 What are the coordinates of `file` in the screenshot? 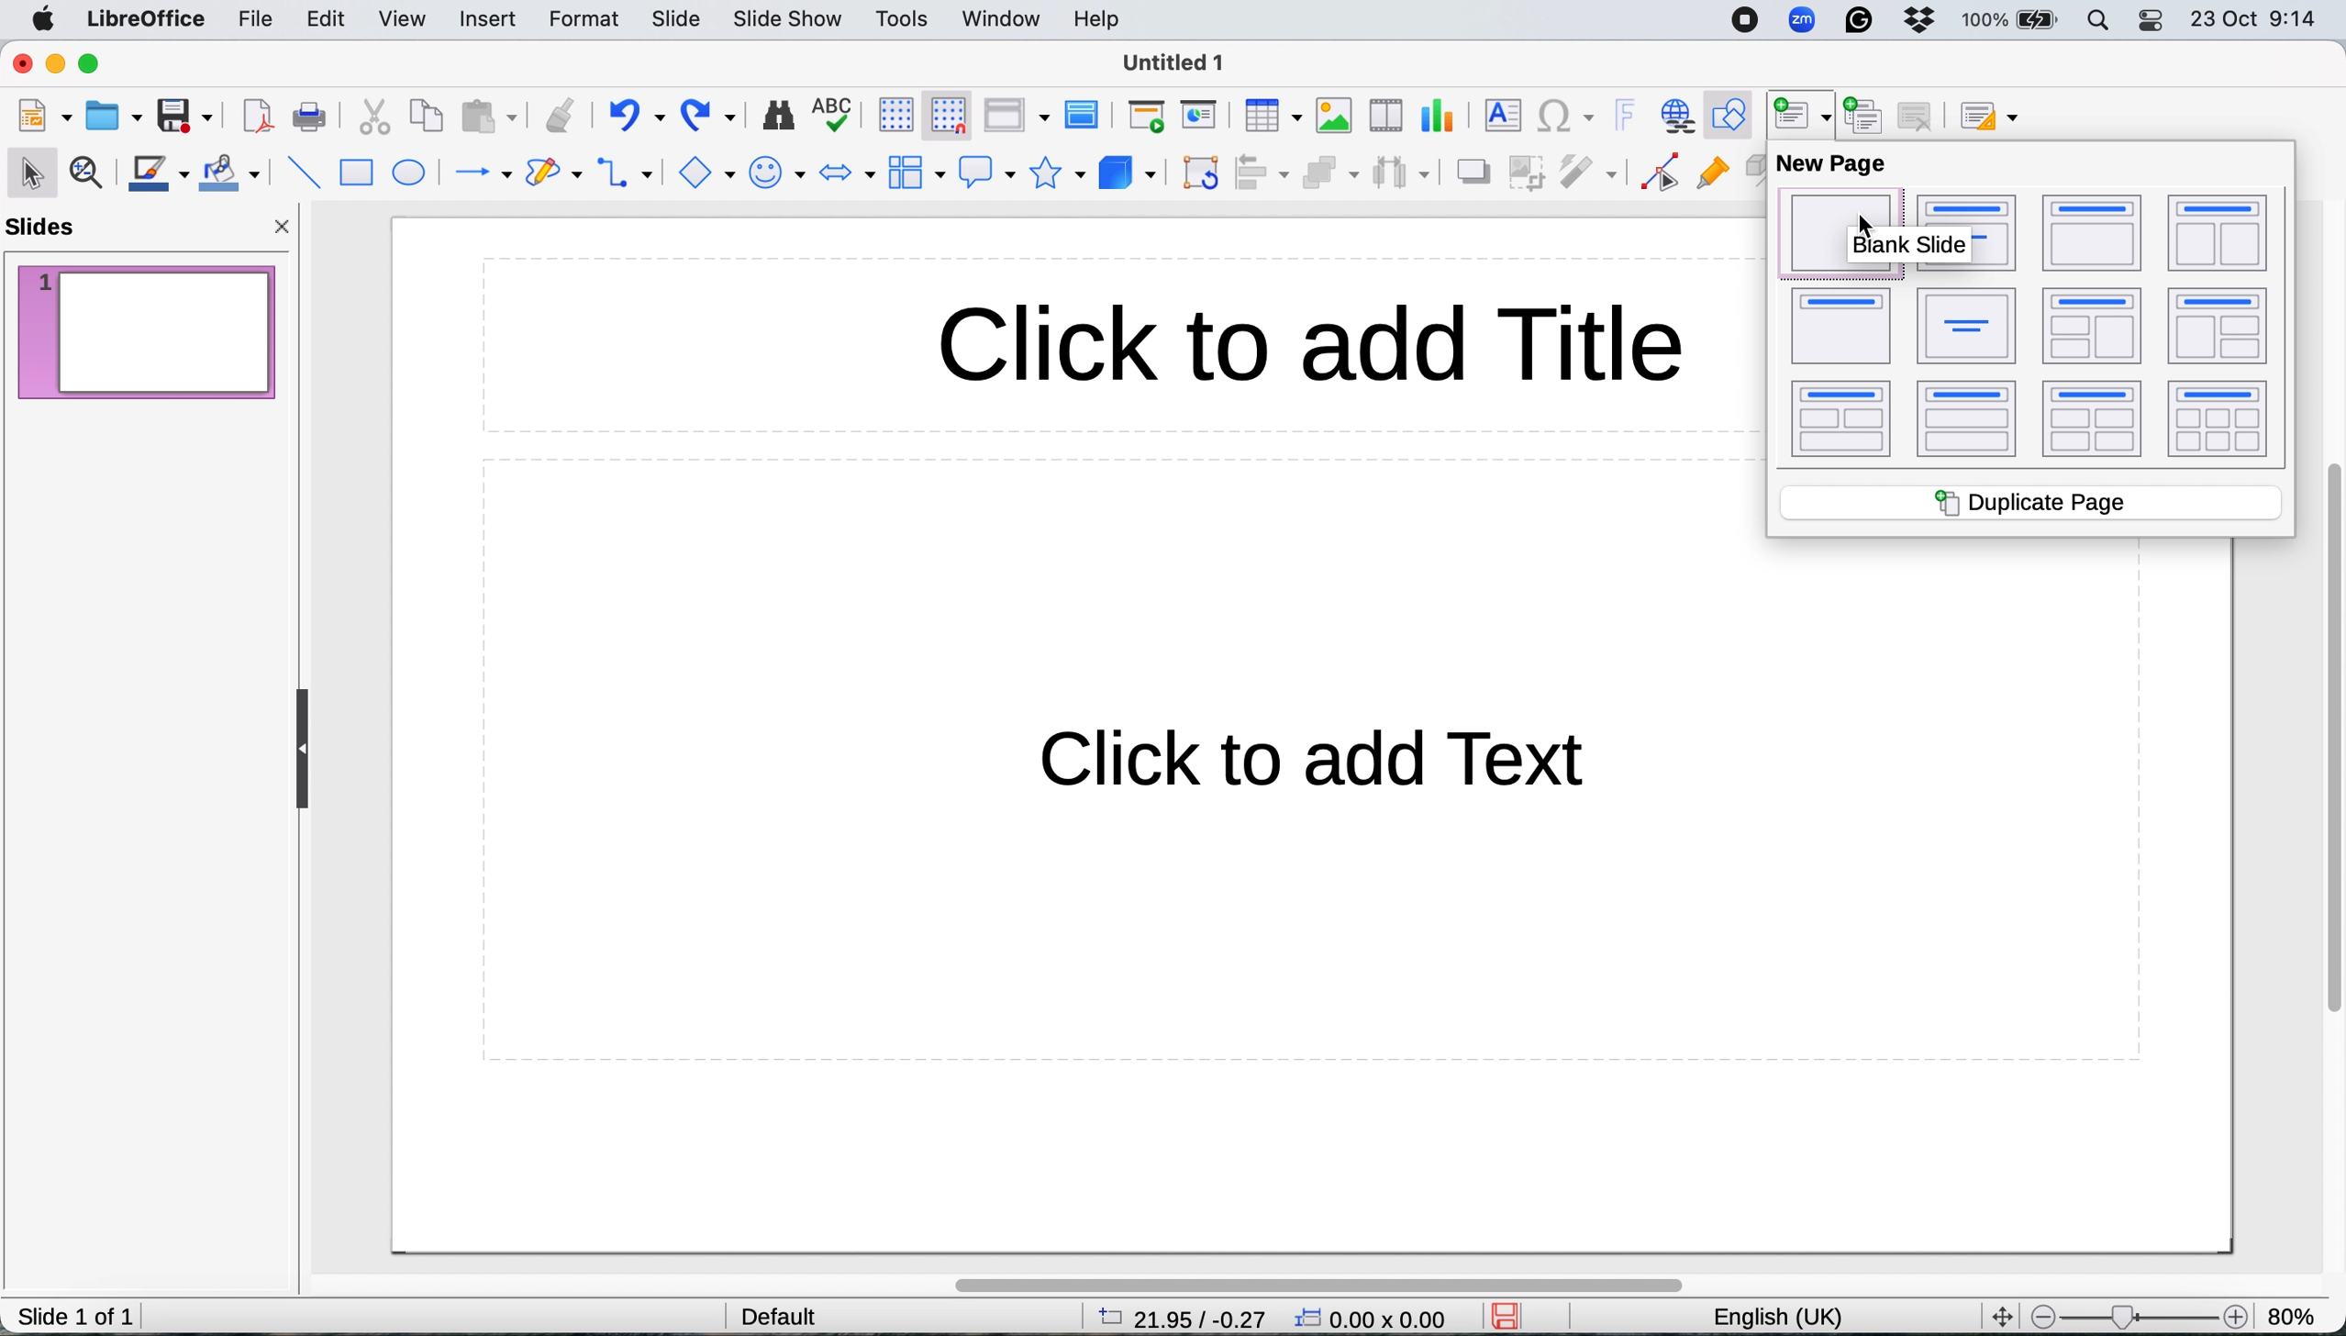 It's located at (251, 21).